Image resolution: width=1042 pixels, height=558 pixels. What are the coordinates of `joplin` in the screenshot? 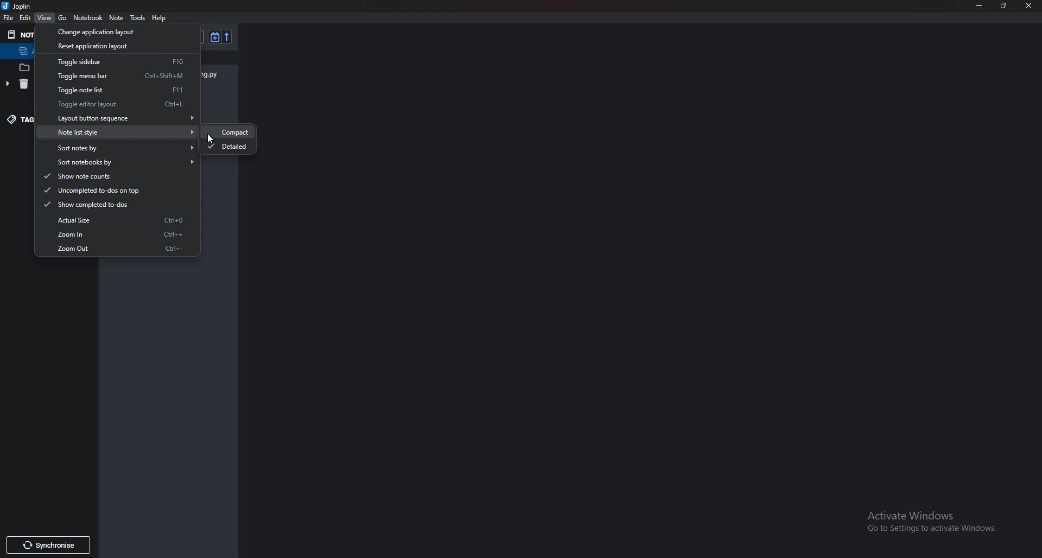 It's located at (18, 6).